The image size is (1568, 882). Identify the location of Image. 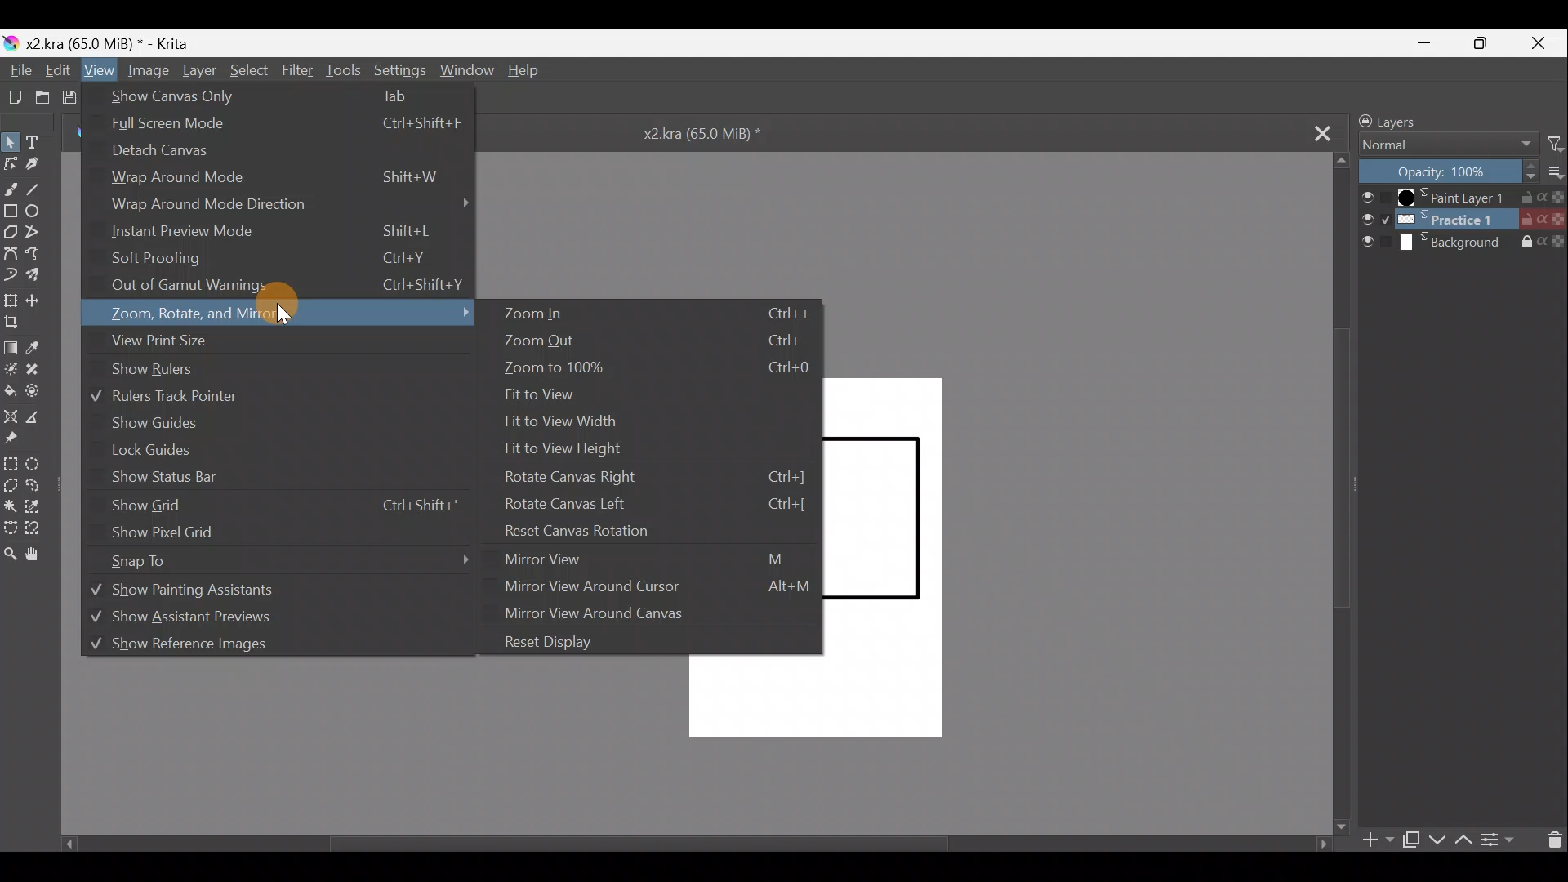
(147, 72).